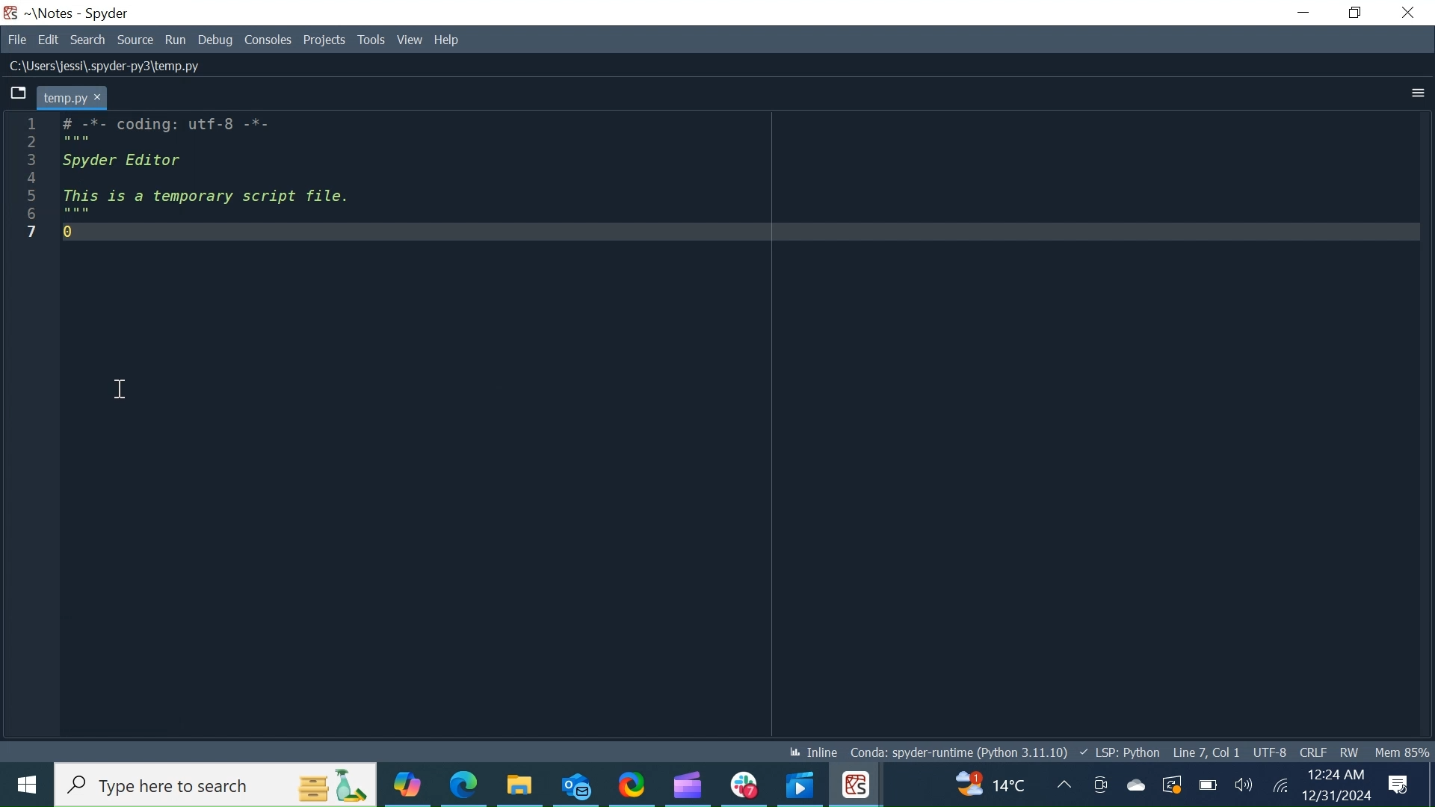 This screenshot has width=1435, height=807. Describe the element at coordinates (1419, 94) in the screenshot. I see `More Options` at that location.